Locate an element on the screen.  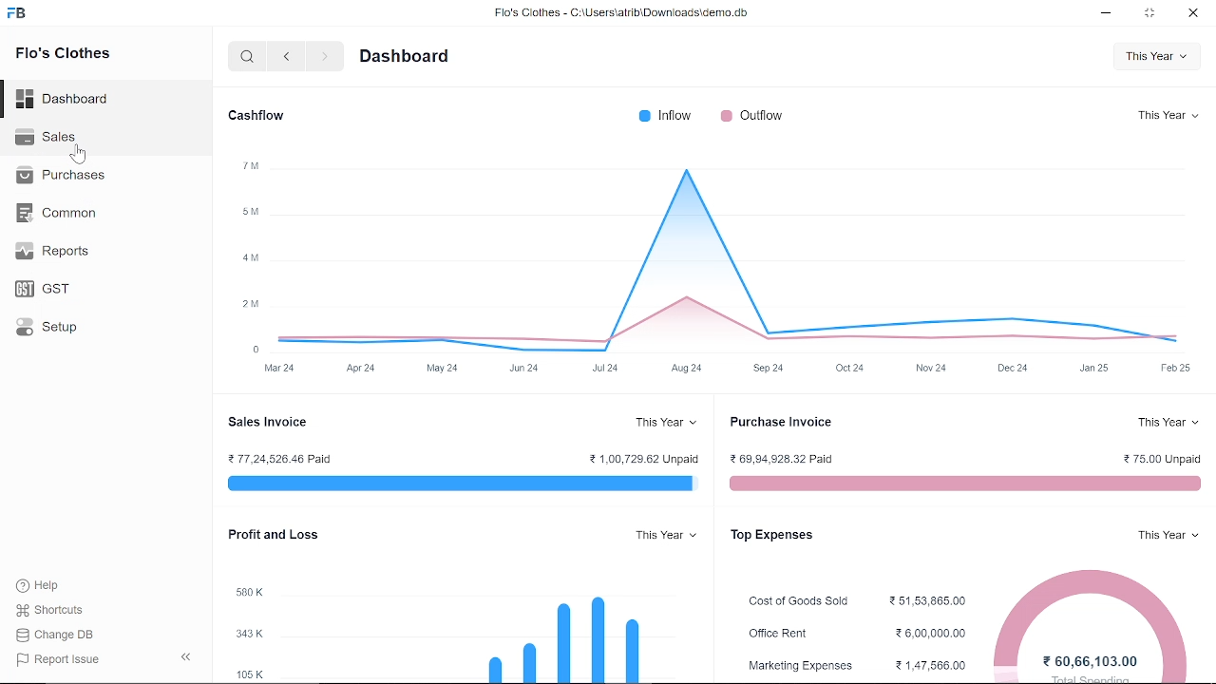
Help is located at coordinates (50, 585).